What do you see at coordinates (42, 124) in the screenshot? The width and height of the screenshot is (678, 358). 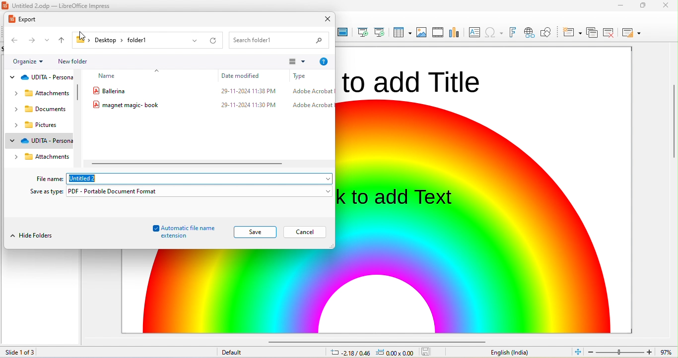 I see `pictures` at bounding box center [42, 124].